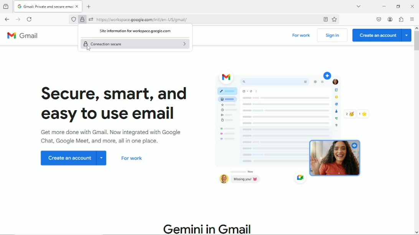 This screenshot has width=419, height=235. I want to click on Reload current page, so click(30, 19).